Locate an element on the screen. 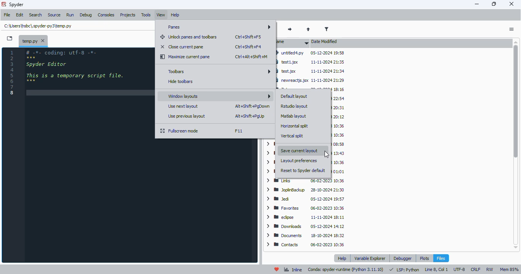 The image size is (521, 274). debug is located at coordinates (86, 15).